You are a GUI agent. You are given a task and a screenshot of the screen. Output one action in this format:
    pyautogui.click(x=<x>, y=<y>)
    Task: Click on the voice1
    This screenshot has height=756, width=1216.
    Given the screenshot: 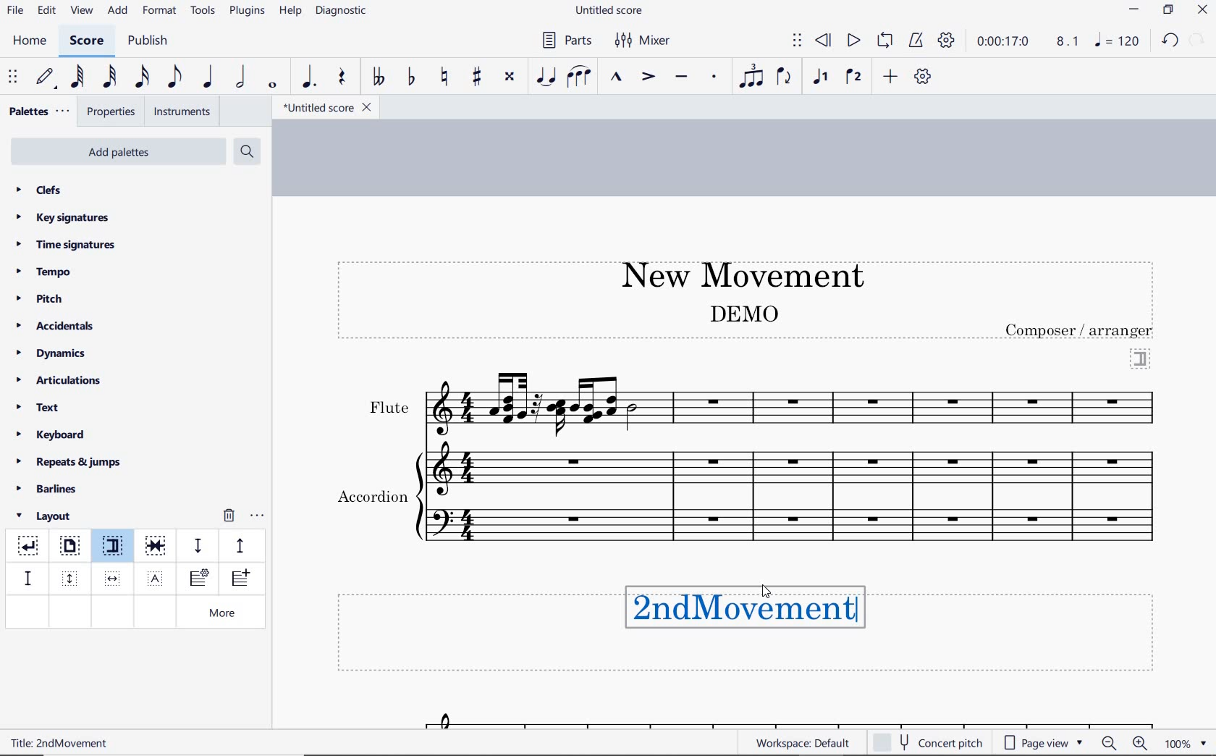 What is the action you would take?
    pyautogui.click(x=822, y=77)
    